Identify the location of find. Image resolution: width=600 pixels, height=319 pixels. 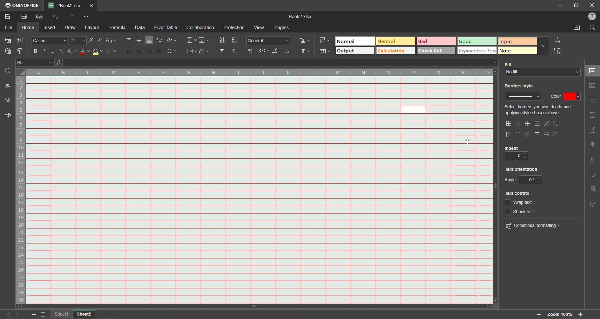
(592, 27).